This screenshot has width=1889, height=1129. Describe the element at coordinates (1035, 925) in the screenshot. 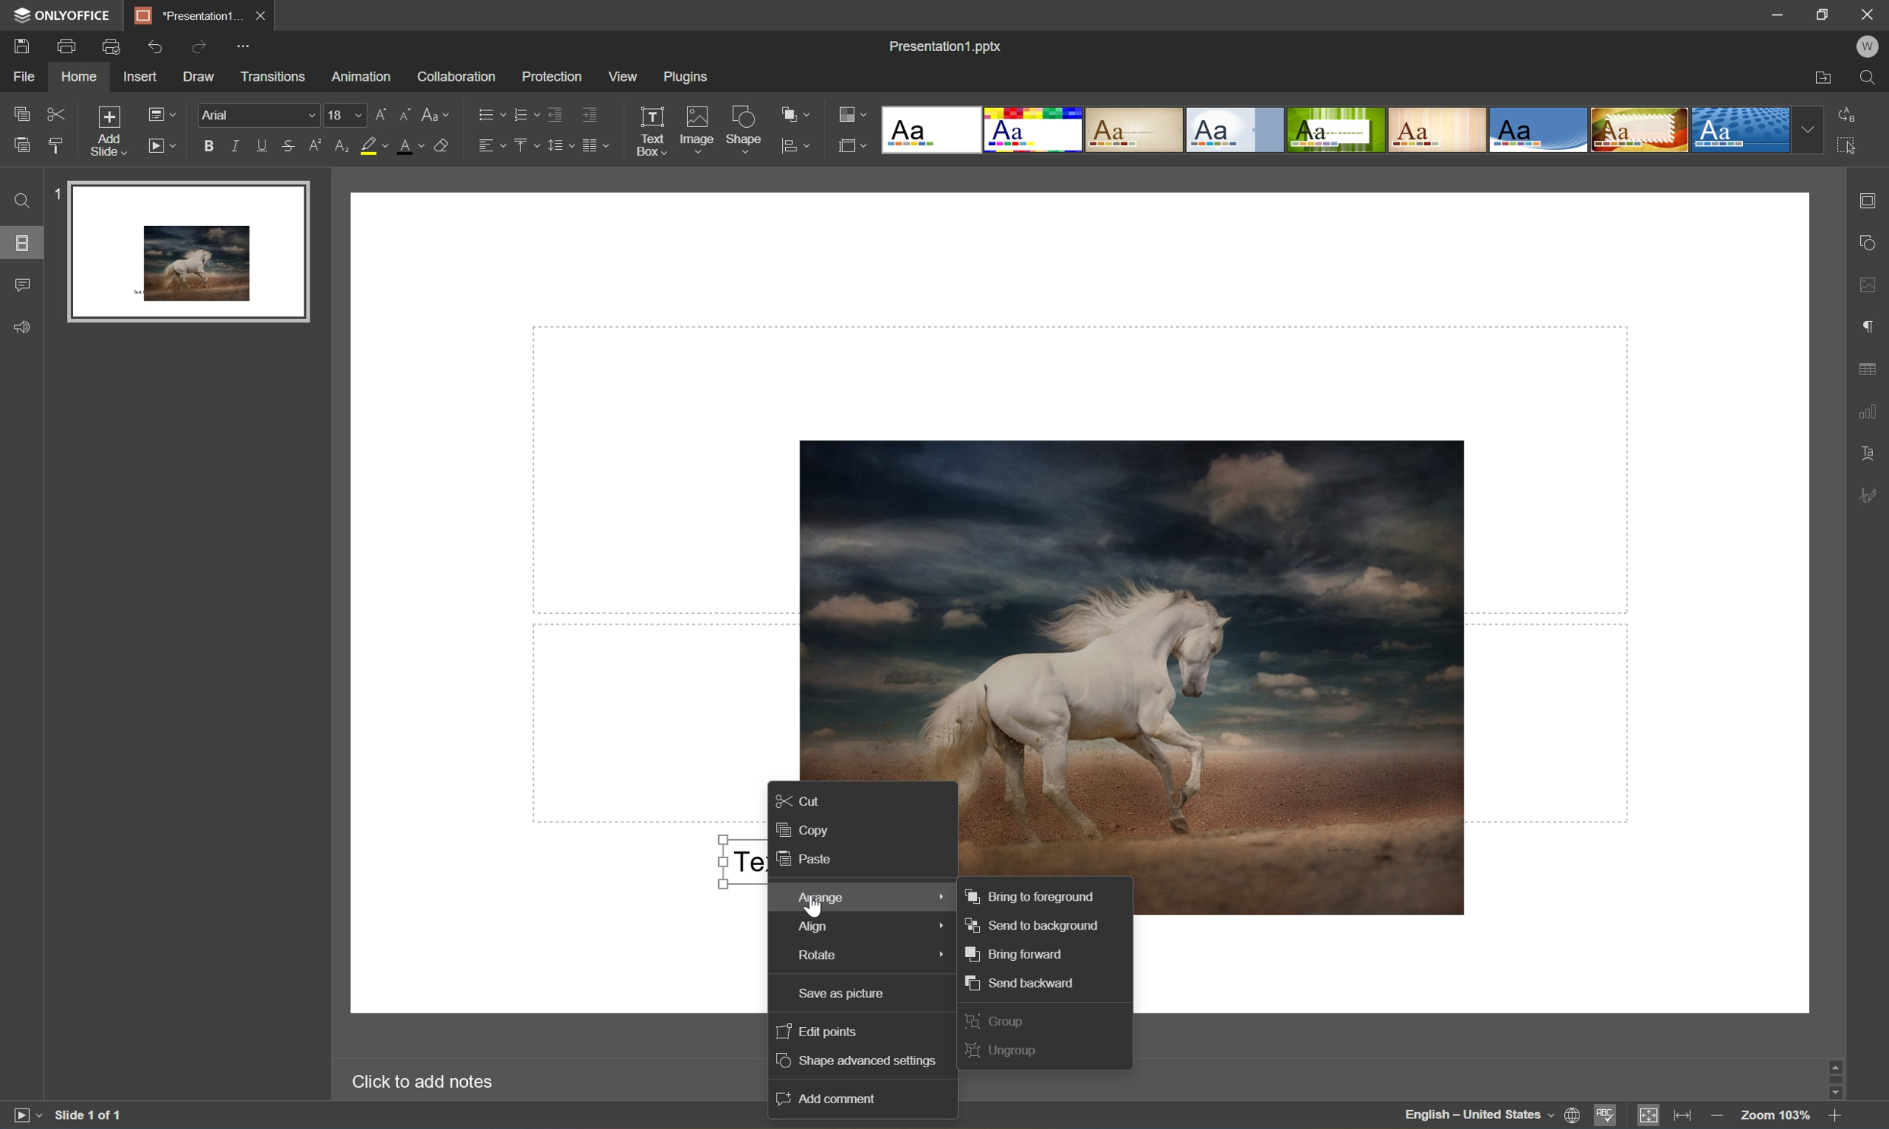

I see `Send to backward` at that location.